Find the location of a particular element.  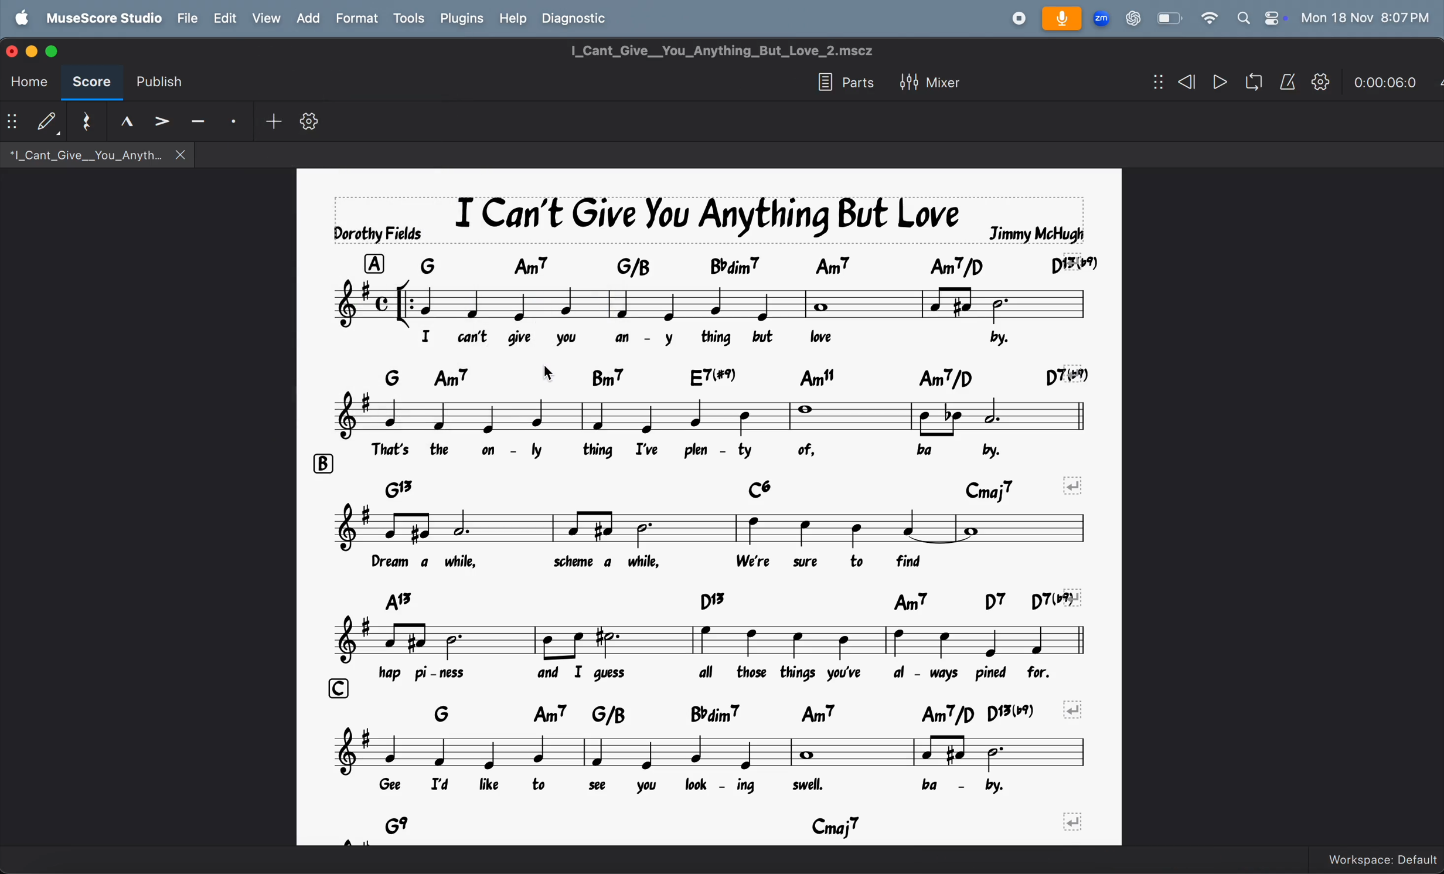

edit is located at coordinates (225, 17).